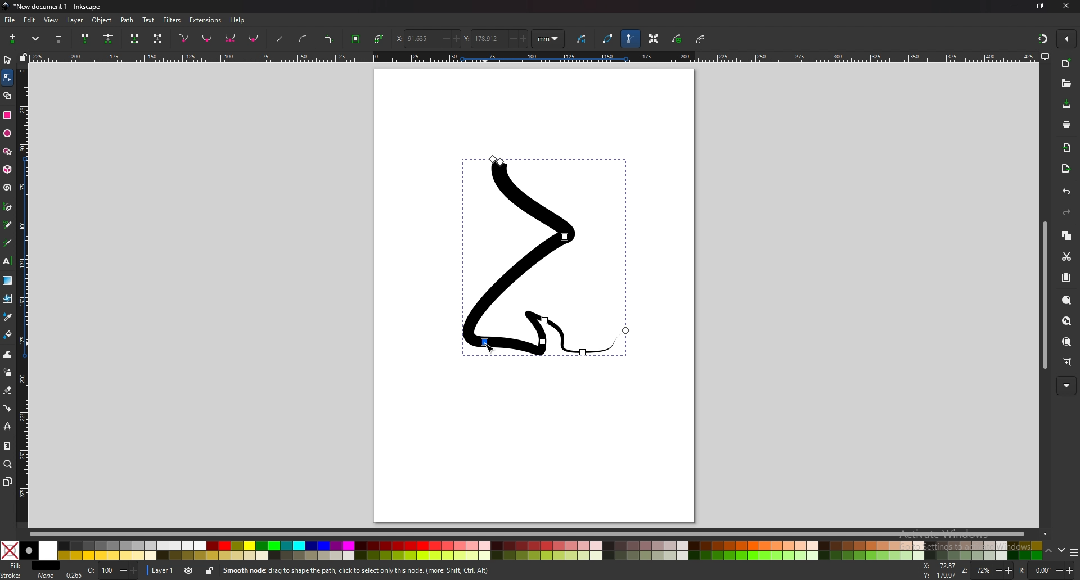 The image size is (1080, 580). I want to click on straighten lines, so click(280, 38).